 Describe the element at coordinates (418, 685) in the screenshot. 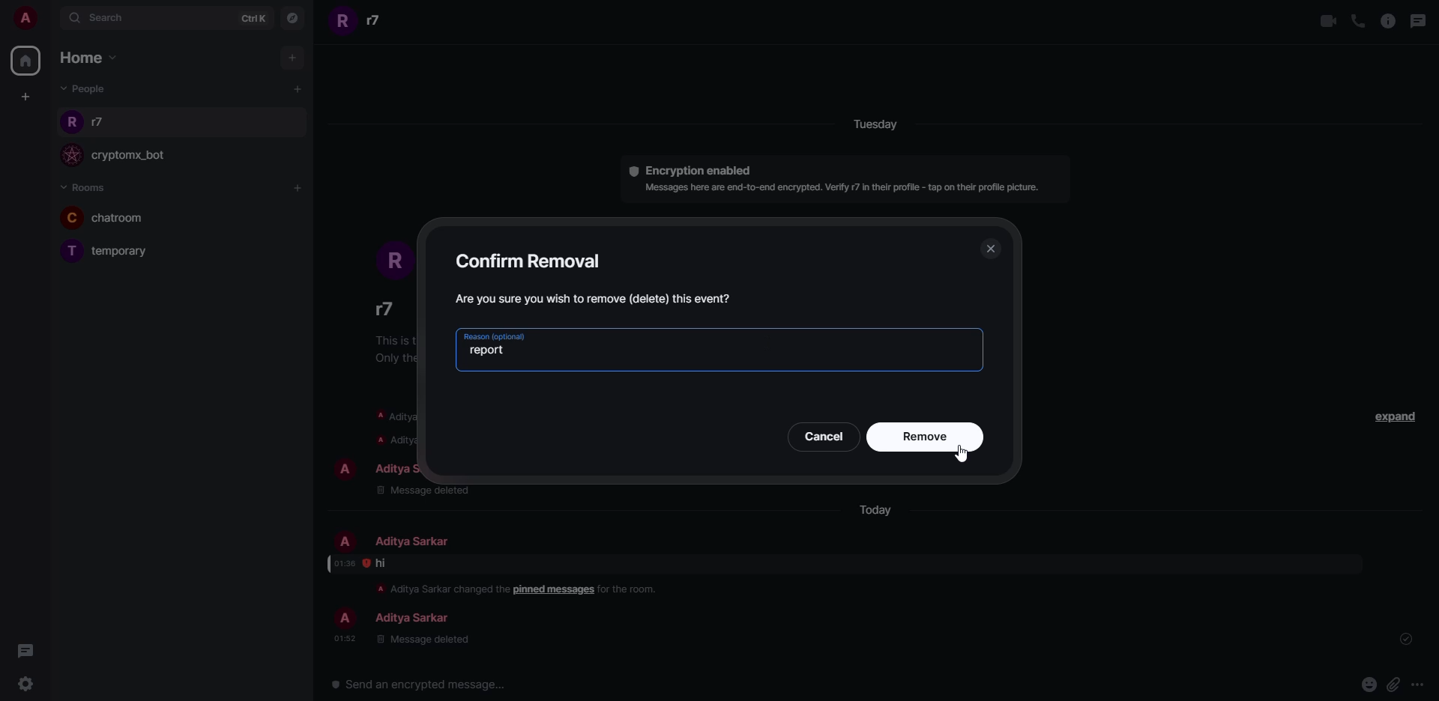

I see `send encrypted message` at that location.